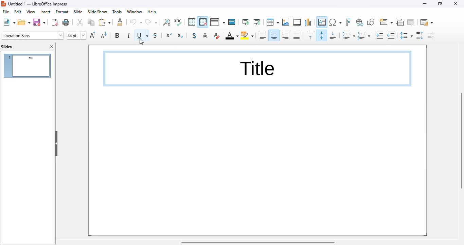  I want to click on insert audio or video, so click(298, 22).